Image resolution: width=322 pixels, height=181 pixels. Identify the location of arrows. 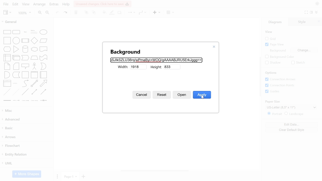
(26, 138).